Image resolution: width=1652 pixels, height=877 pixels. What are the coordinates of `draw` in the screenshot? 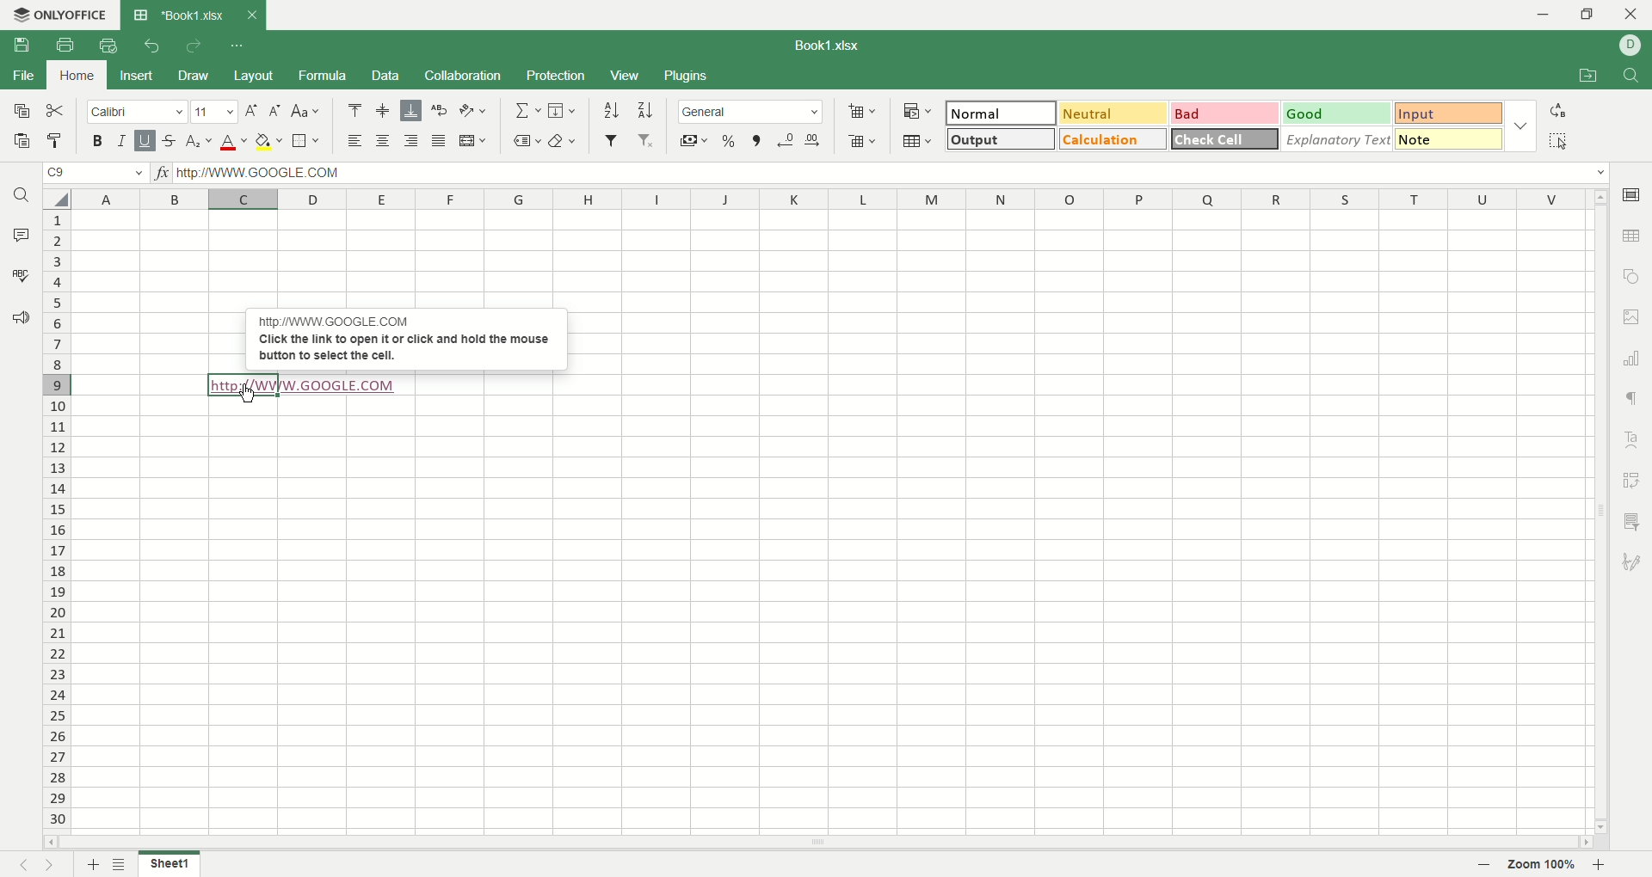 It's located at (194, 76).